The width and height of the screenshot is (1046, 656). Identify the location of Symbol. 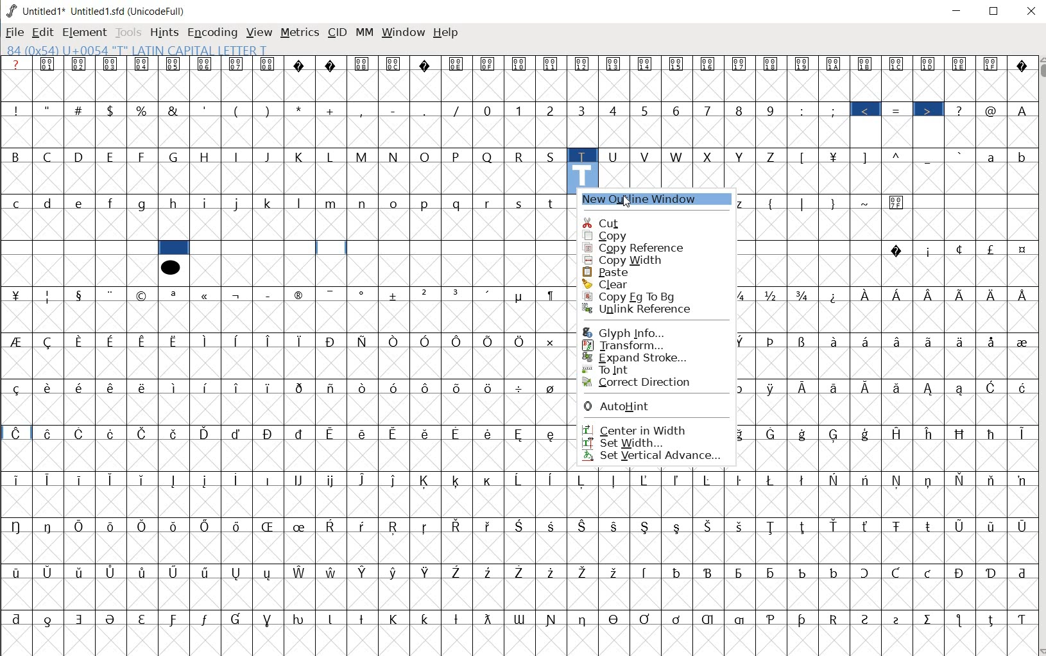
(930, 295).